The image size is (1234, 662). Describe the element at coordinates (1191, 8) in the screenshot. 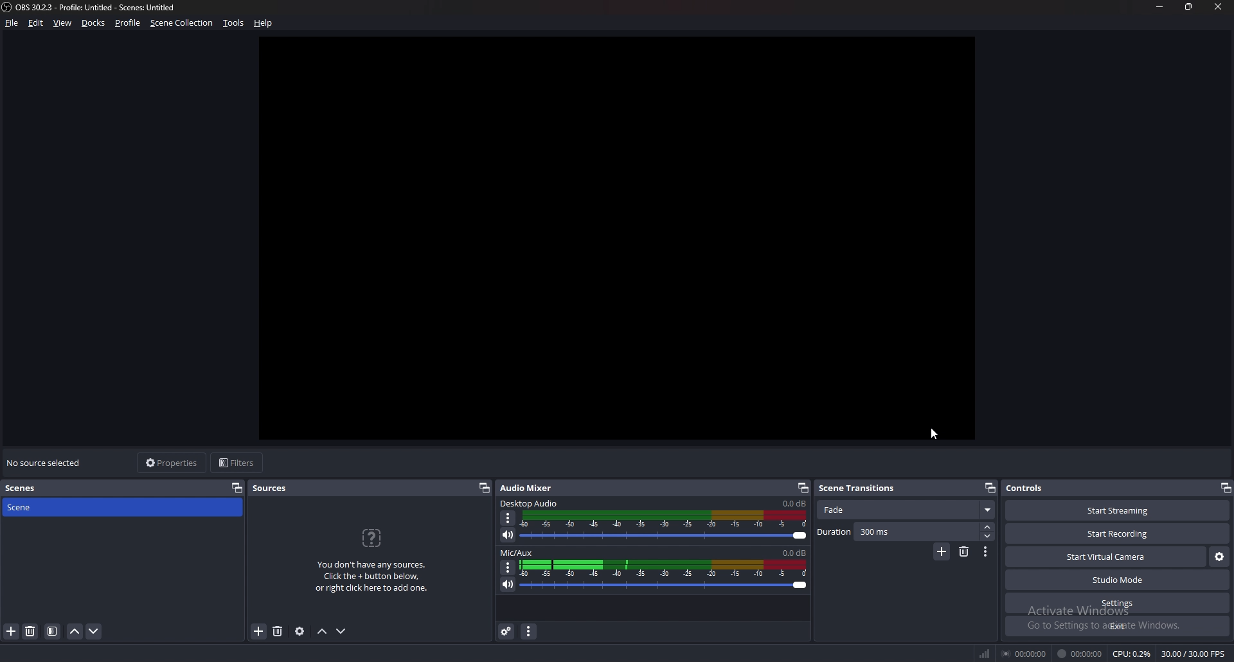

I see `resize` at that location.